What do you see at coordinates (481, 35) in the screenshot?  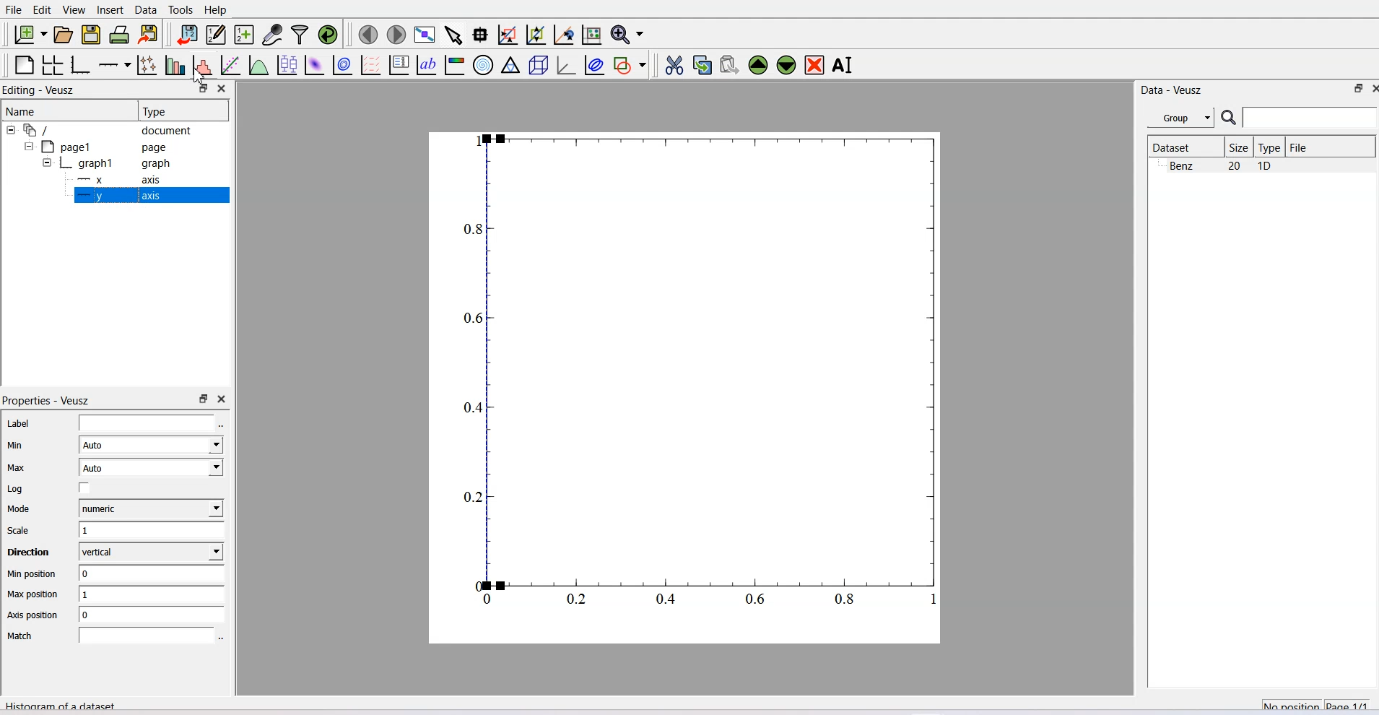 I see `Read datapoint on graph` at bounding box center [481, 35].